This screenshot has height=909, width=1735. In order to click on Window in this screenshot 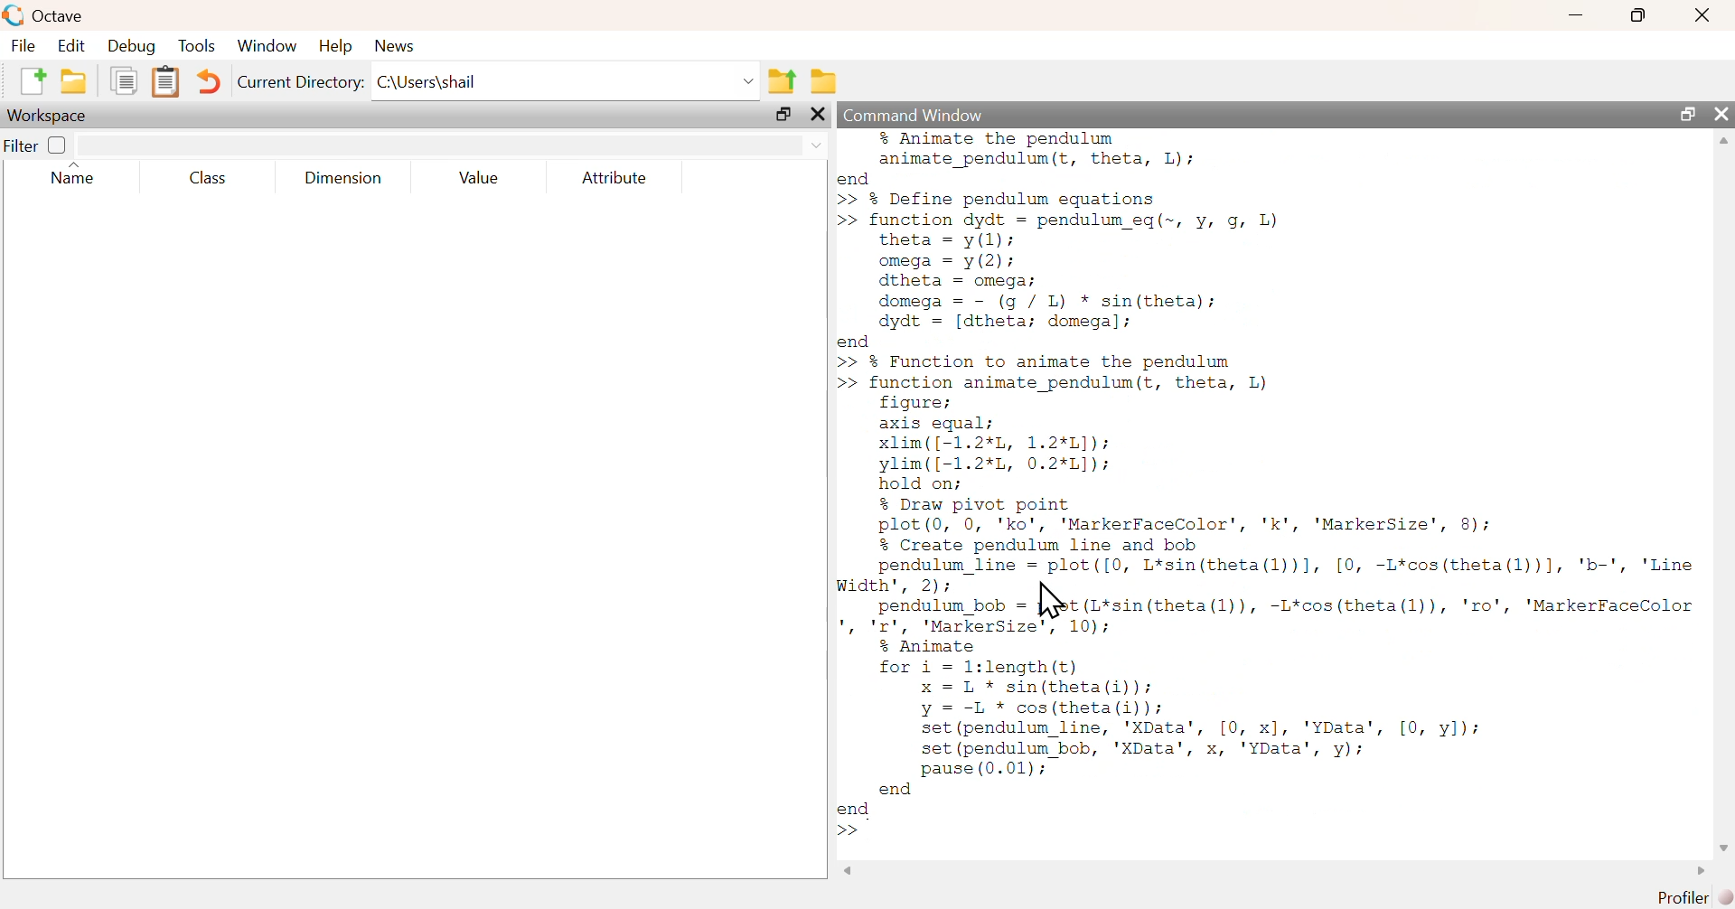, I will do `click(269, 47)`.